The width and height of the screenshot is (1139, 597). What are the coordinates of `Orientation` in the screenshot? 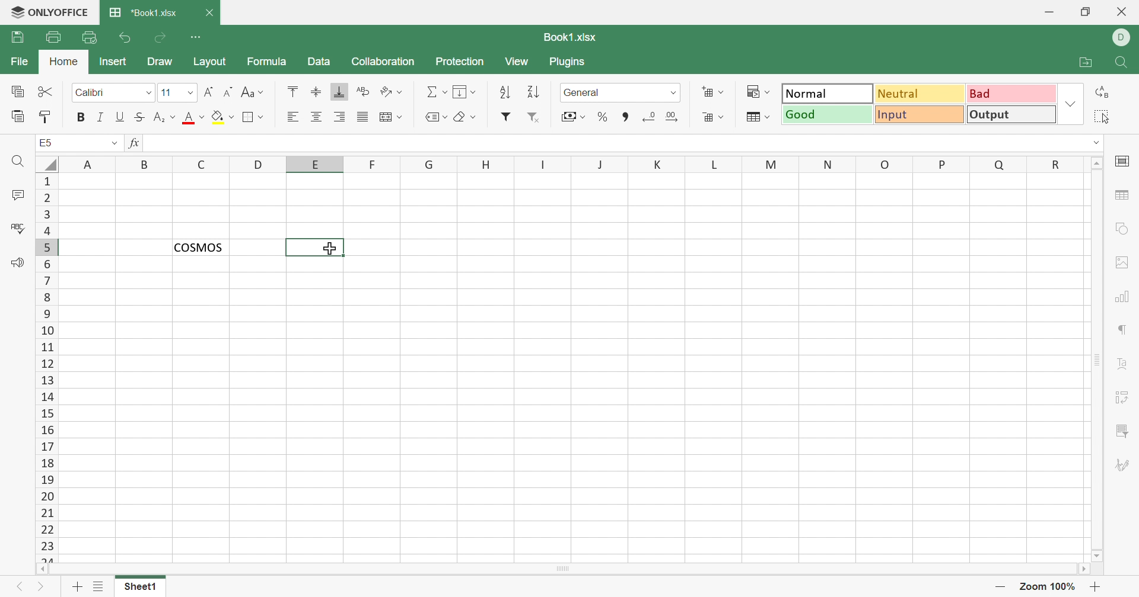 It's located at (391, 92).